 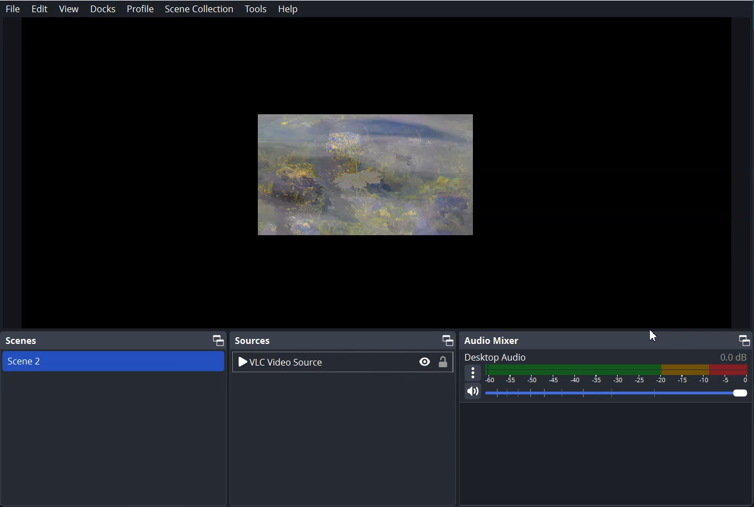 What do you see at coordinates (617, 374) in the screenshot?
I see `Audio adjuster` at bounding box center [617, 374].